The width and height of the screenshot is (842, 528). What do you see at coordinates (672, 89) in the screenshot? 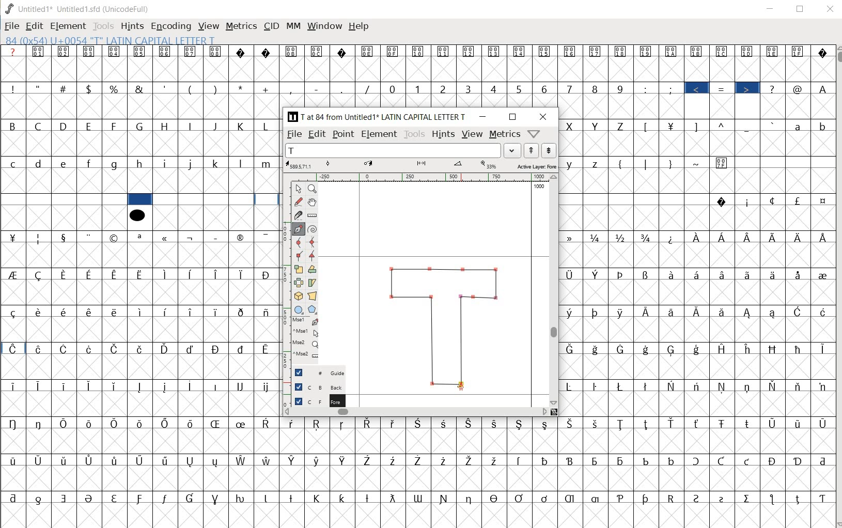
I see `;` at bounding box center [672, 89].